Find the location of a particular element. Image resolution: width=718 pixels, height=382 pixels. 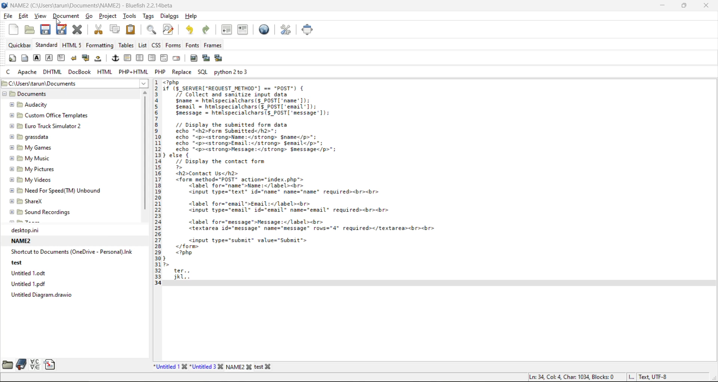

project is located at coordinates (110, 17).